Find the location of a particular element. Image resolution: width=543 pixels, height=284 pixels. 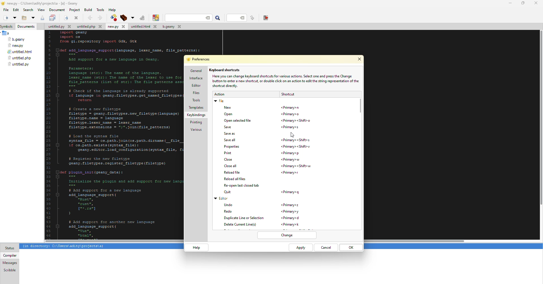

help is located at coordinates (113, 10).